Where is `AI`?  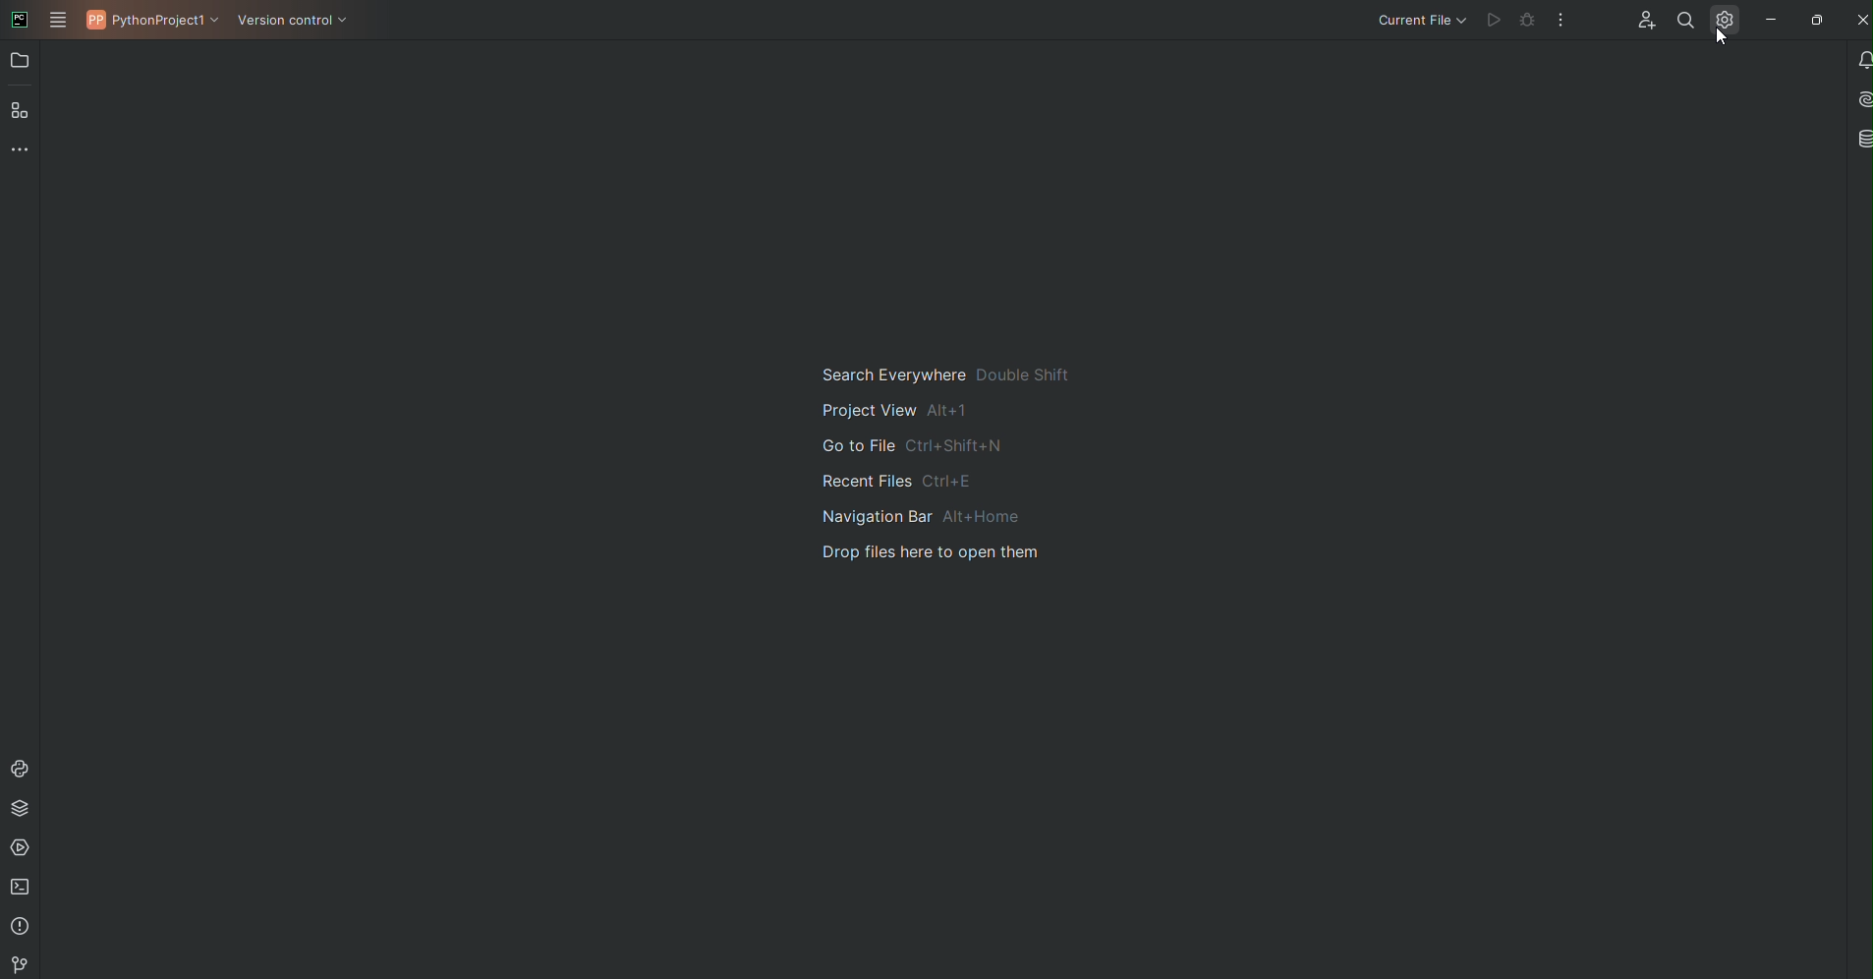
AI is located at coordinates (1860, 99).